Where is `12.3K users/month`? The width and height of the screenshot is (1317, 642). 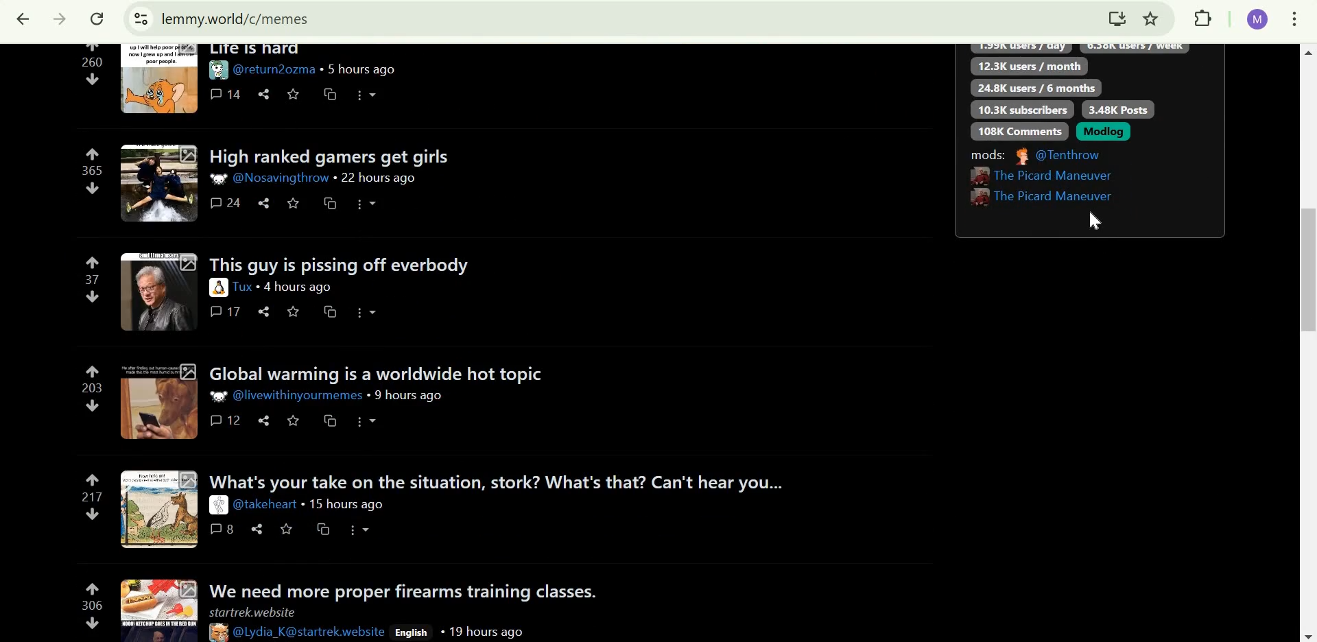
12.3K users/month is located at coordinates (1029, 65).